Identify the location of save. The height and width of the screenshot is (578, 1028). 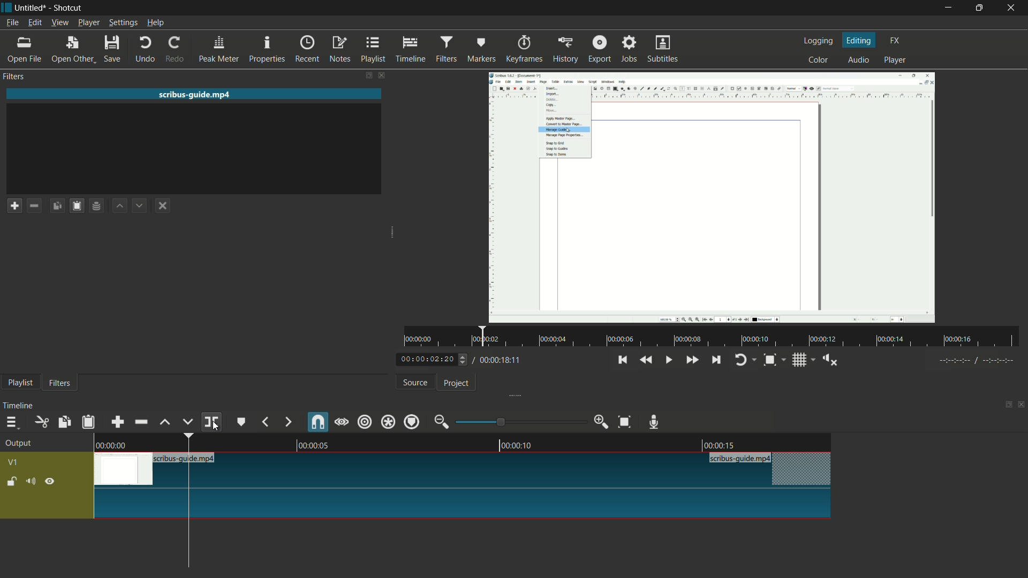
(111, 48).